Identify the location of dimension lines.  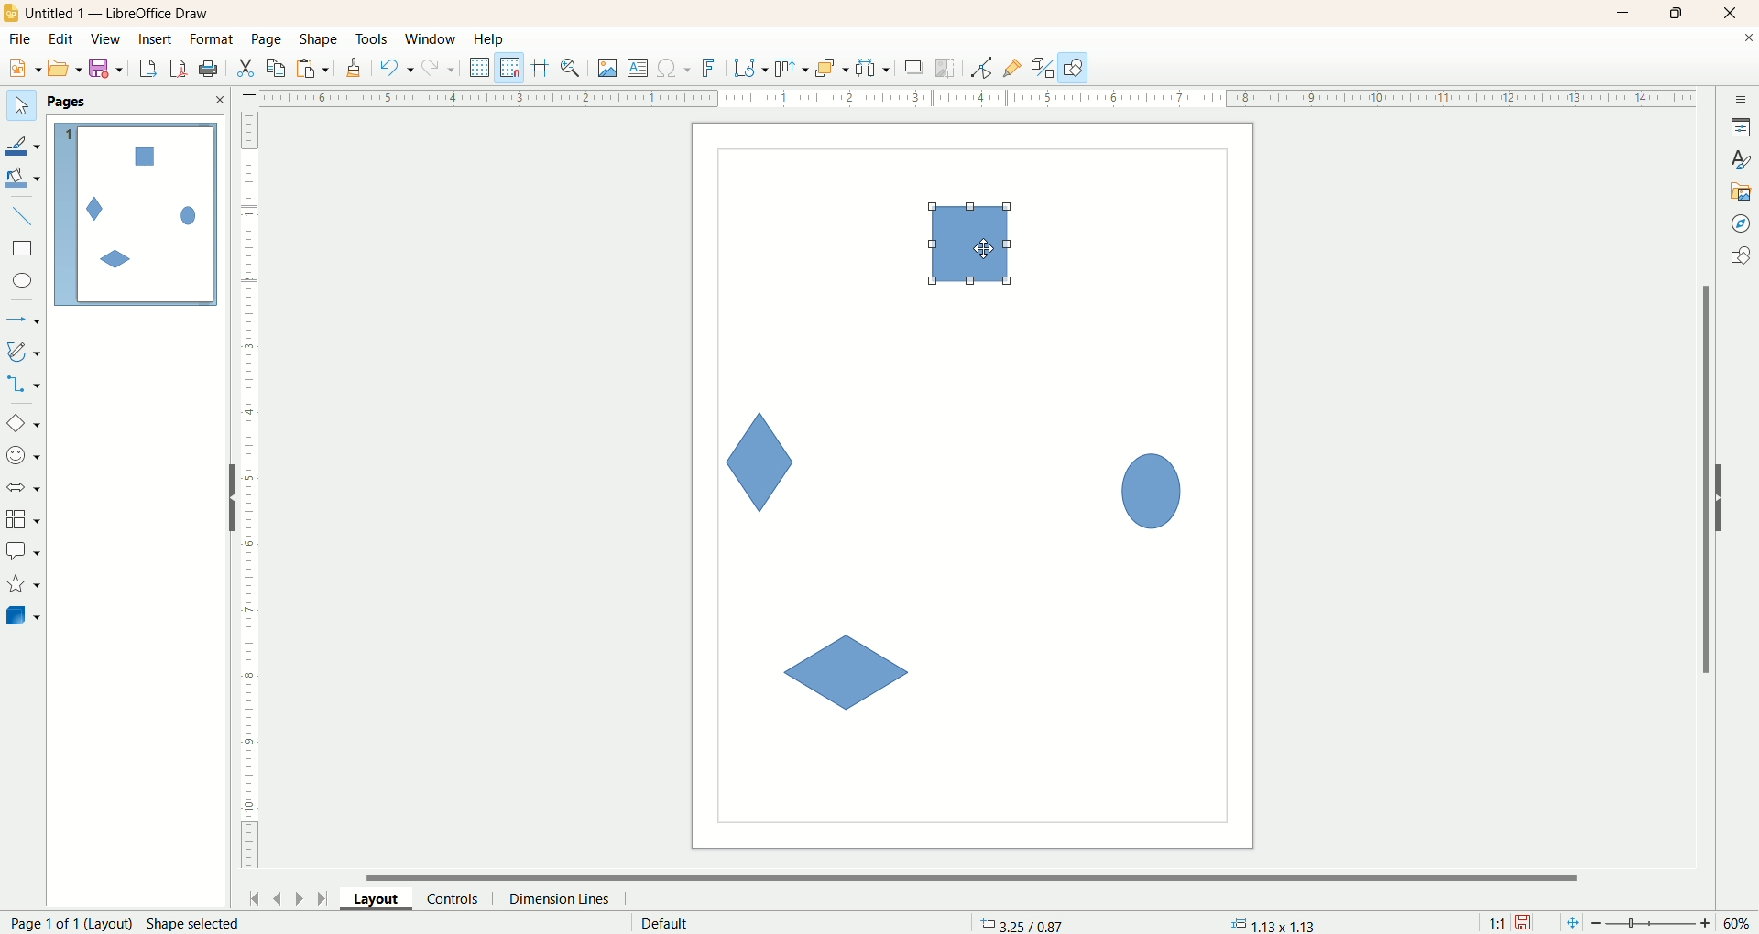
(564, 898).